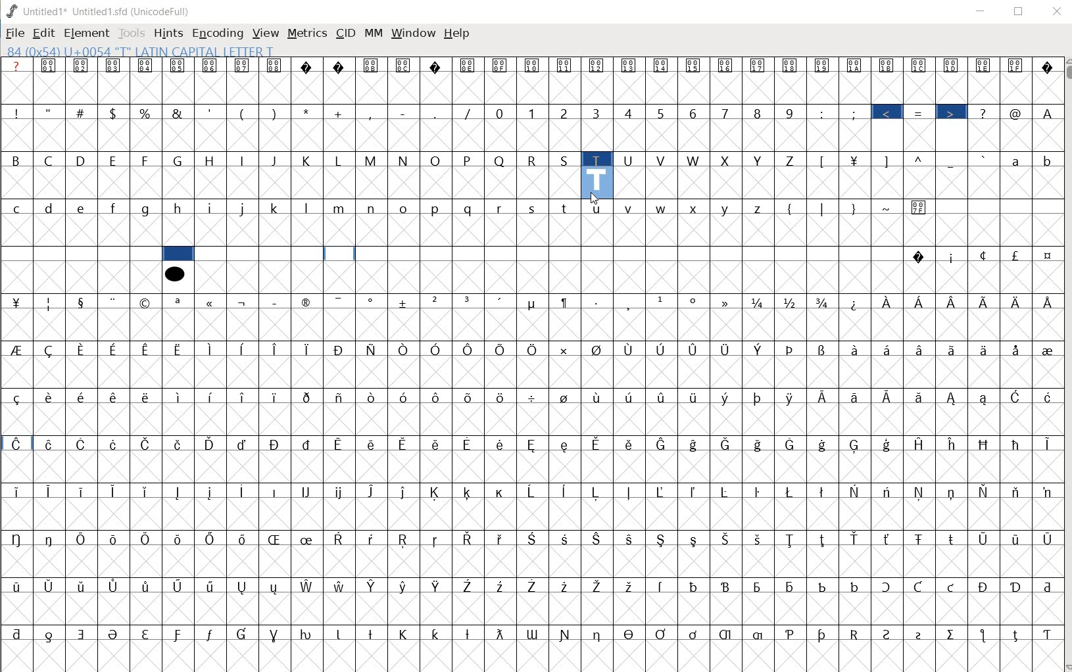  I want to click on Symbol, so click(693, 349).